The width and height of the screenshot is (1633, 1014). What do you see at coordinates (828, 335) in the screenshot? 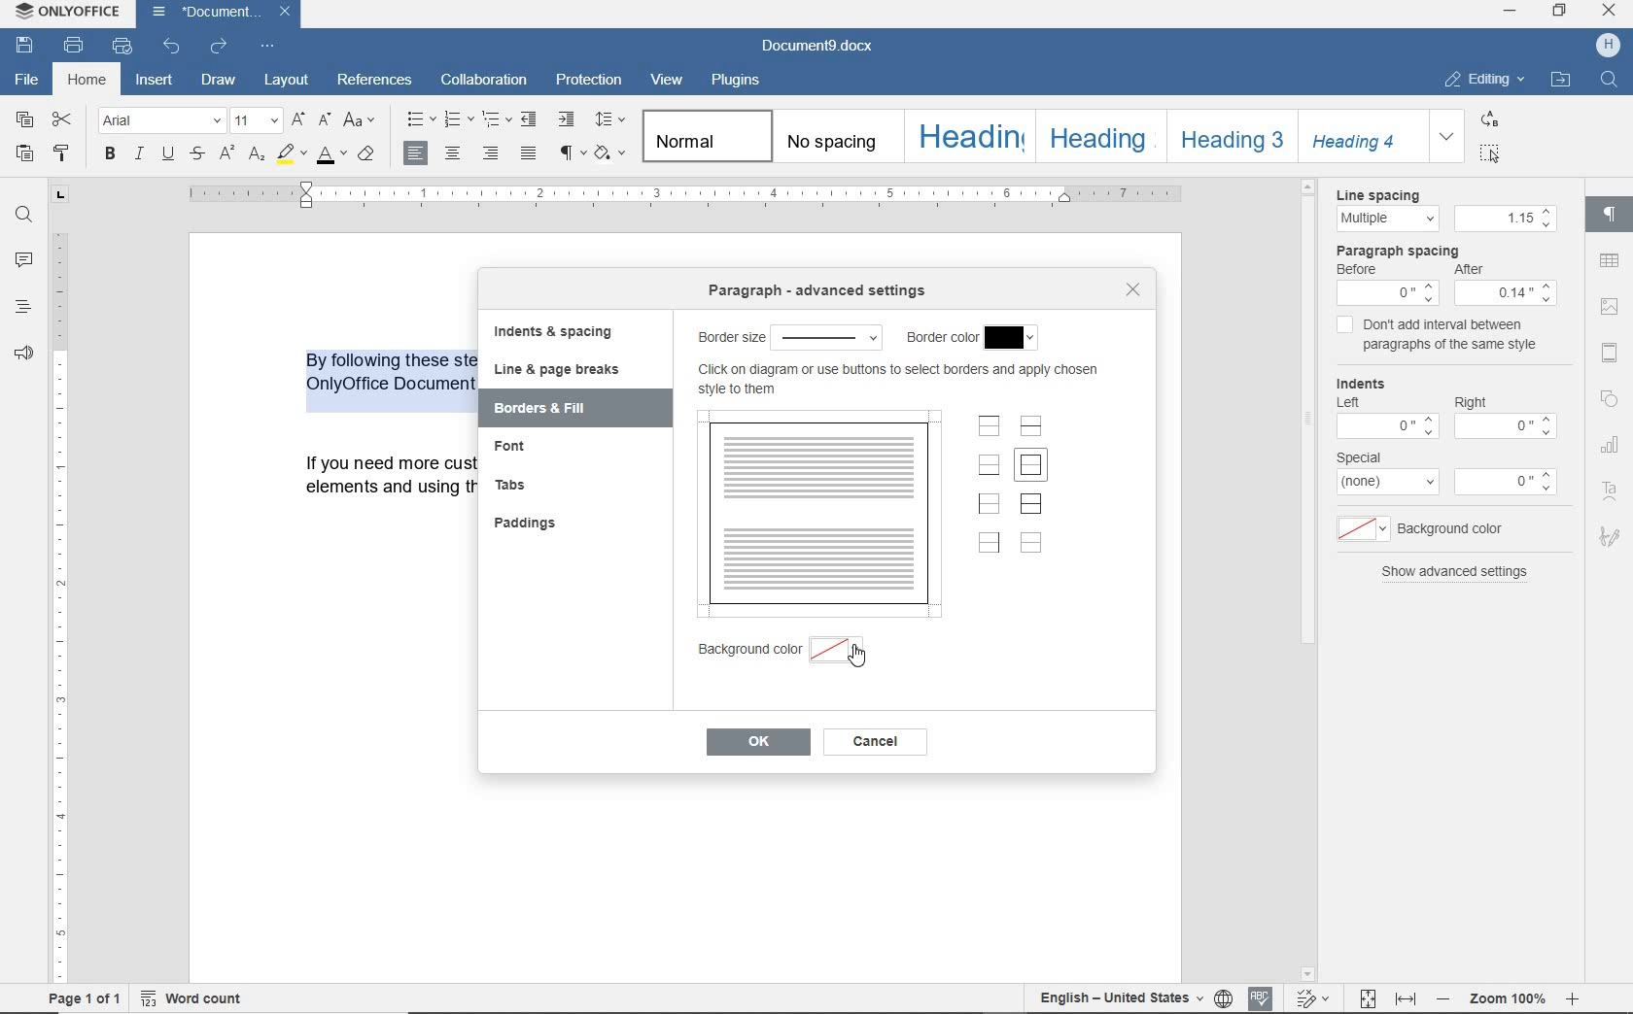
I see `select` at bounding box center [828, 335].